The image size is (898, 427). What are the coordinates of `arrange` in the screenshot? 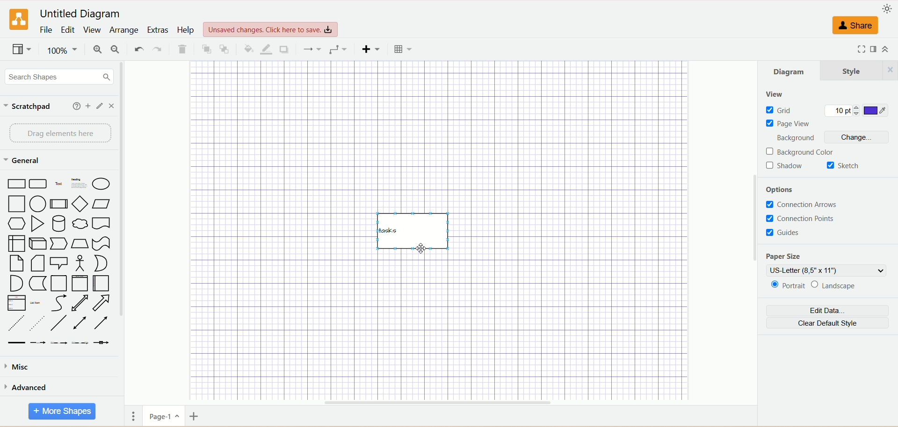 It's located at (123, 30).